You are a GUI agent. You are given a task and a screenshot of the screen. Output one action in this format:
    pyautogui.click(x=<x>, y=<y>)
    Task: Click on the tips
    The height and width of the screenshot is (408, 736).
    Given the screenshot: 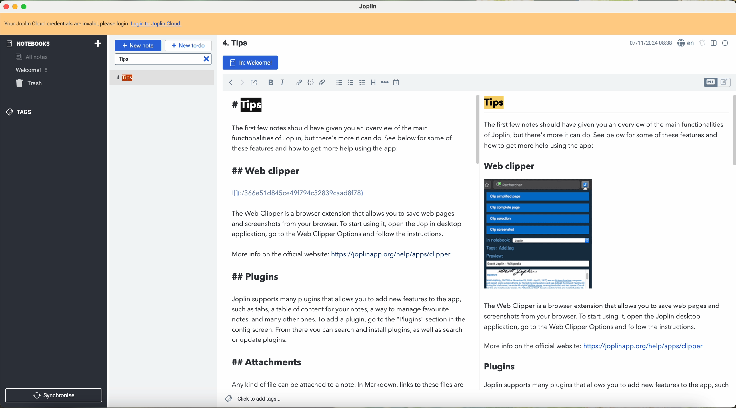 What is the action you would take?
    pyautogui.click(x=164, y=60)
    